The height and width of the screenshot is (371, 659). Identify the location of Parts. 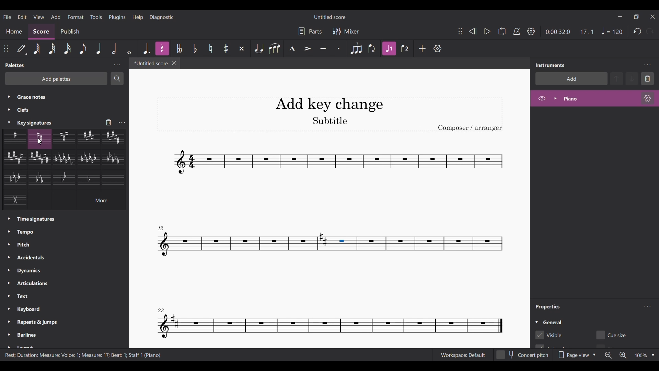
(310, 31).